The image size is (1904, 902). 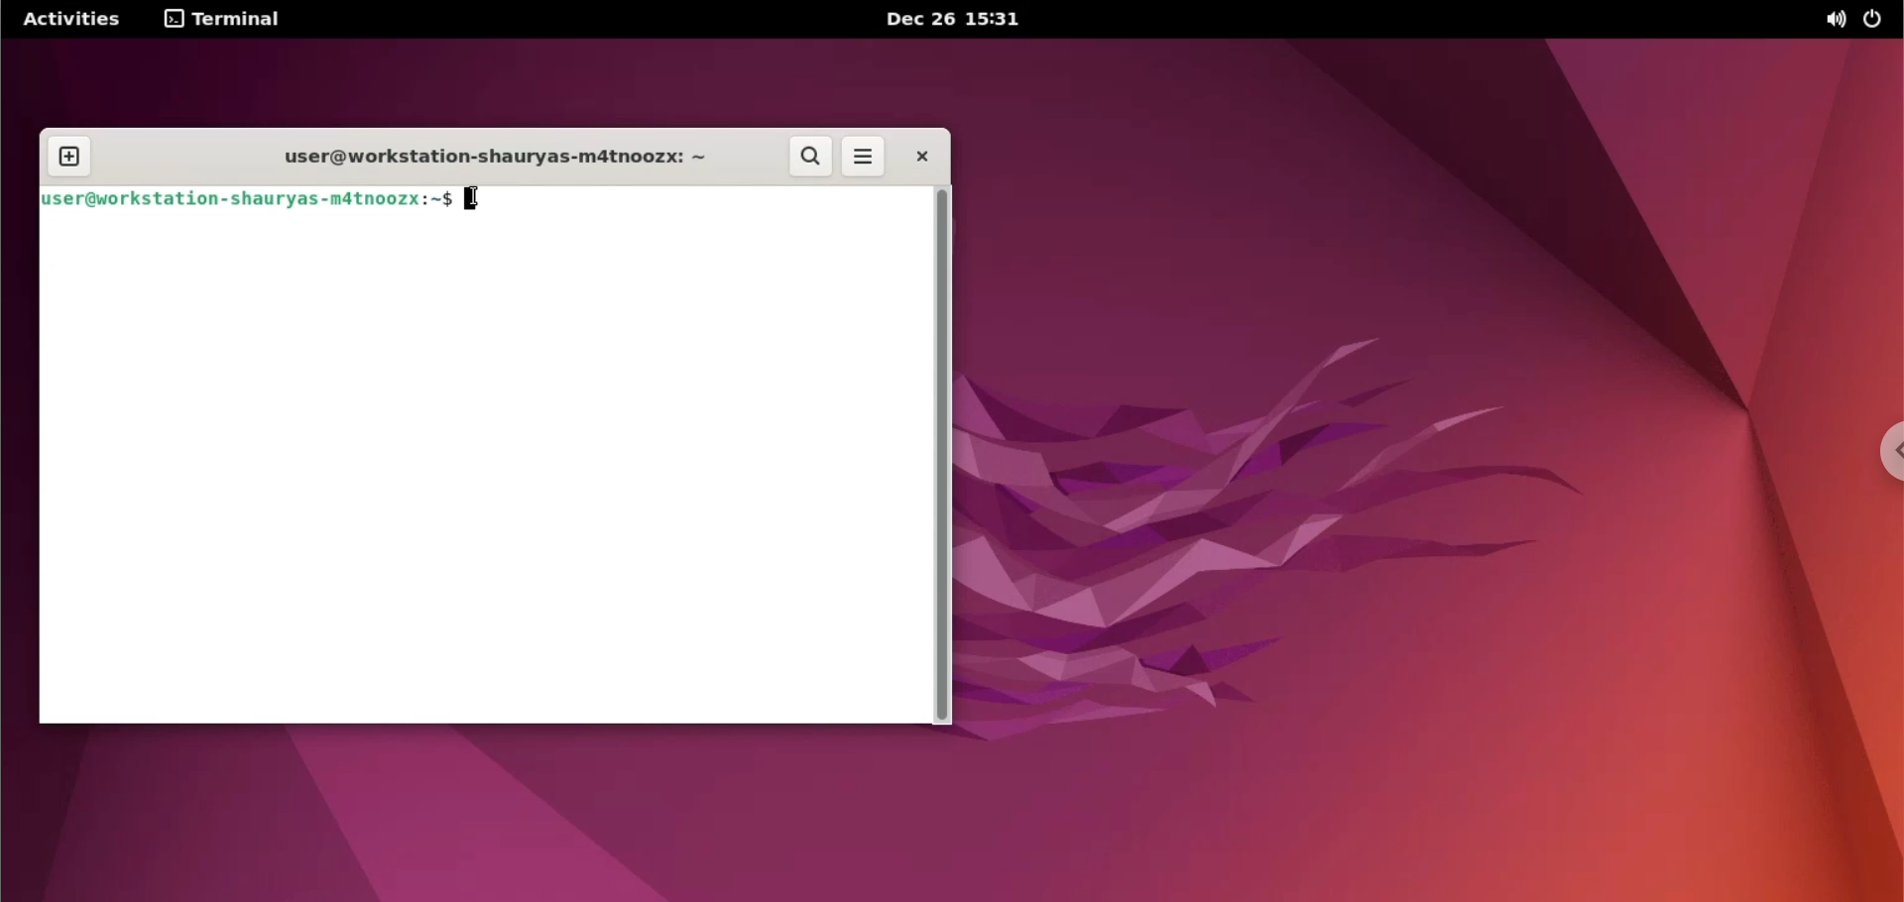 I want to click on Activities, so click(x=74, y=18).